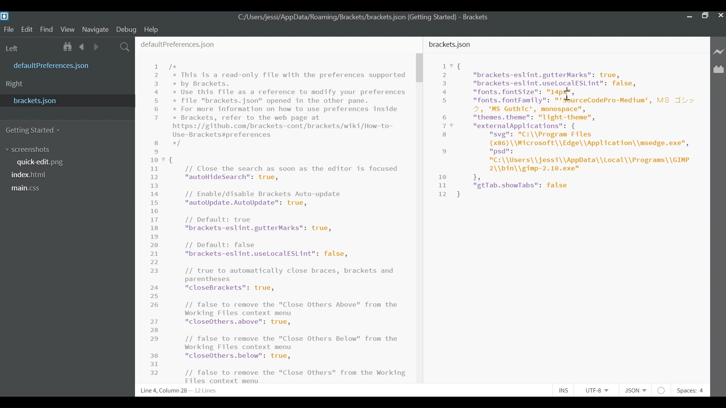 The image size is (726, 408). I want to click on Left, so click(13, 49).